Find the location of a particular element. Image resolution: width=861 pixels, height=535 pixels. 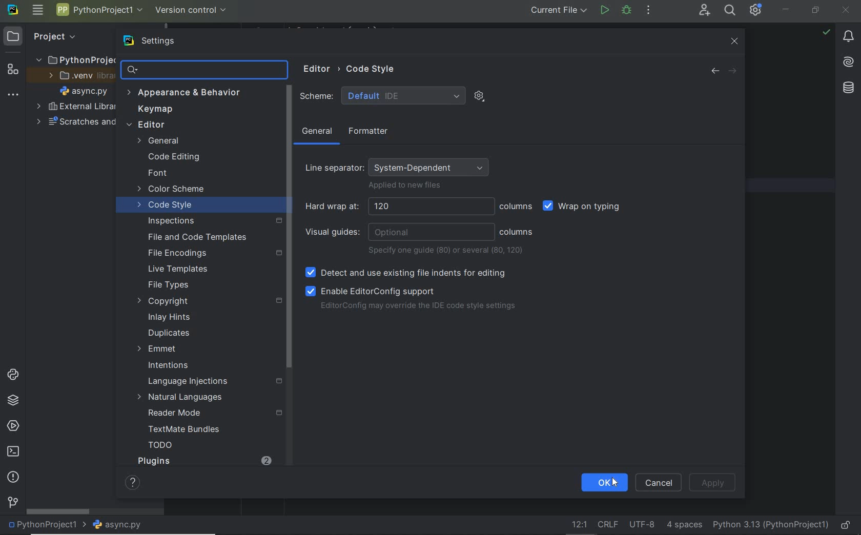

Detect and use existing file indents for editing is located at coordinates (406, 273).